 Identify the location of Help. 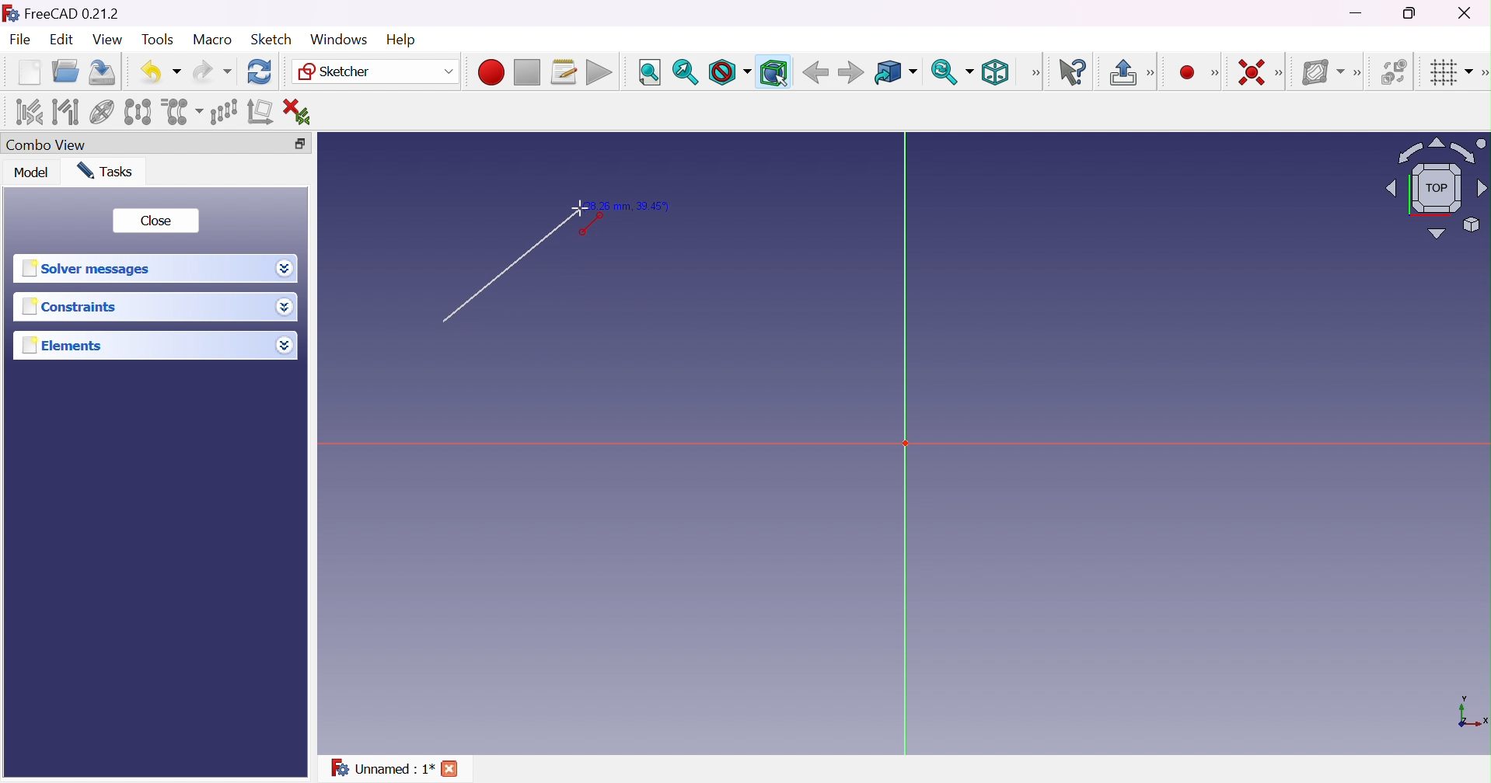
(400, 38).